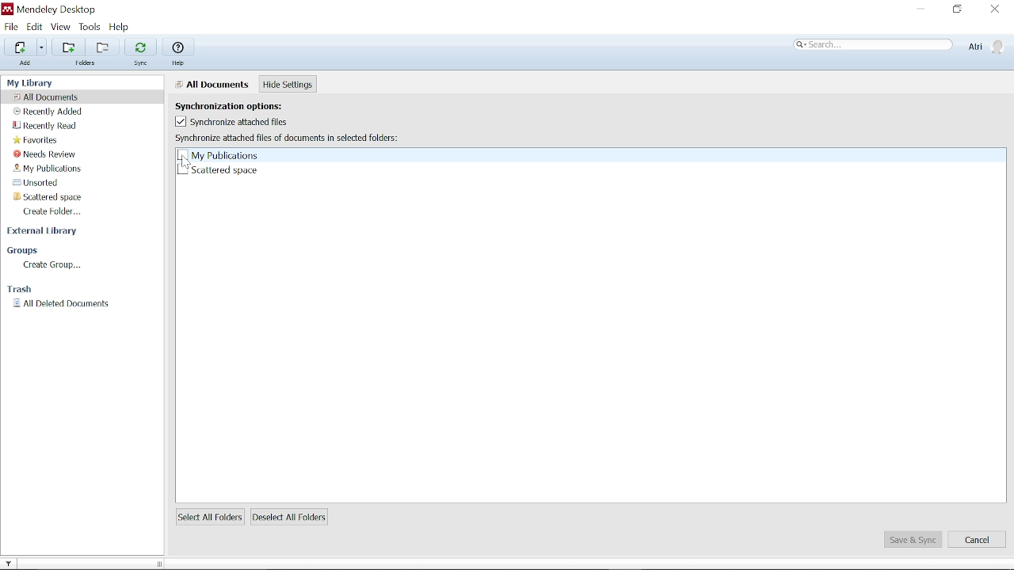 This screenshot has height=570, width=1014. Describe the element at coordinates (49, 169) in the screenshot. I see `My publication` at that location.